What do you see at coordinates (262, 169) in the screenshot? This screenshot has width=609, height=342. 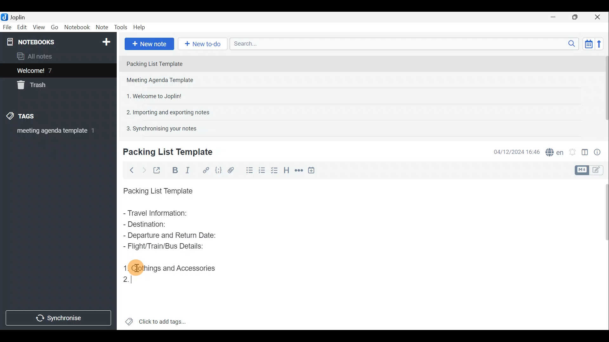 I see `Checkbox` at bounding box center [262, 169].